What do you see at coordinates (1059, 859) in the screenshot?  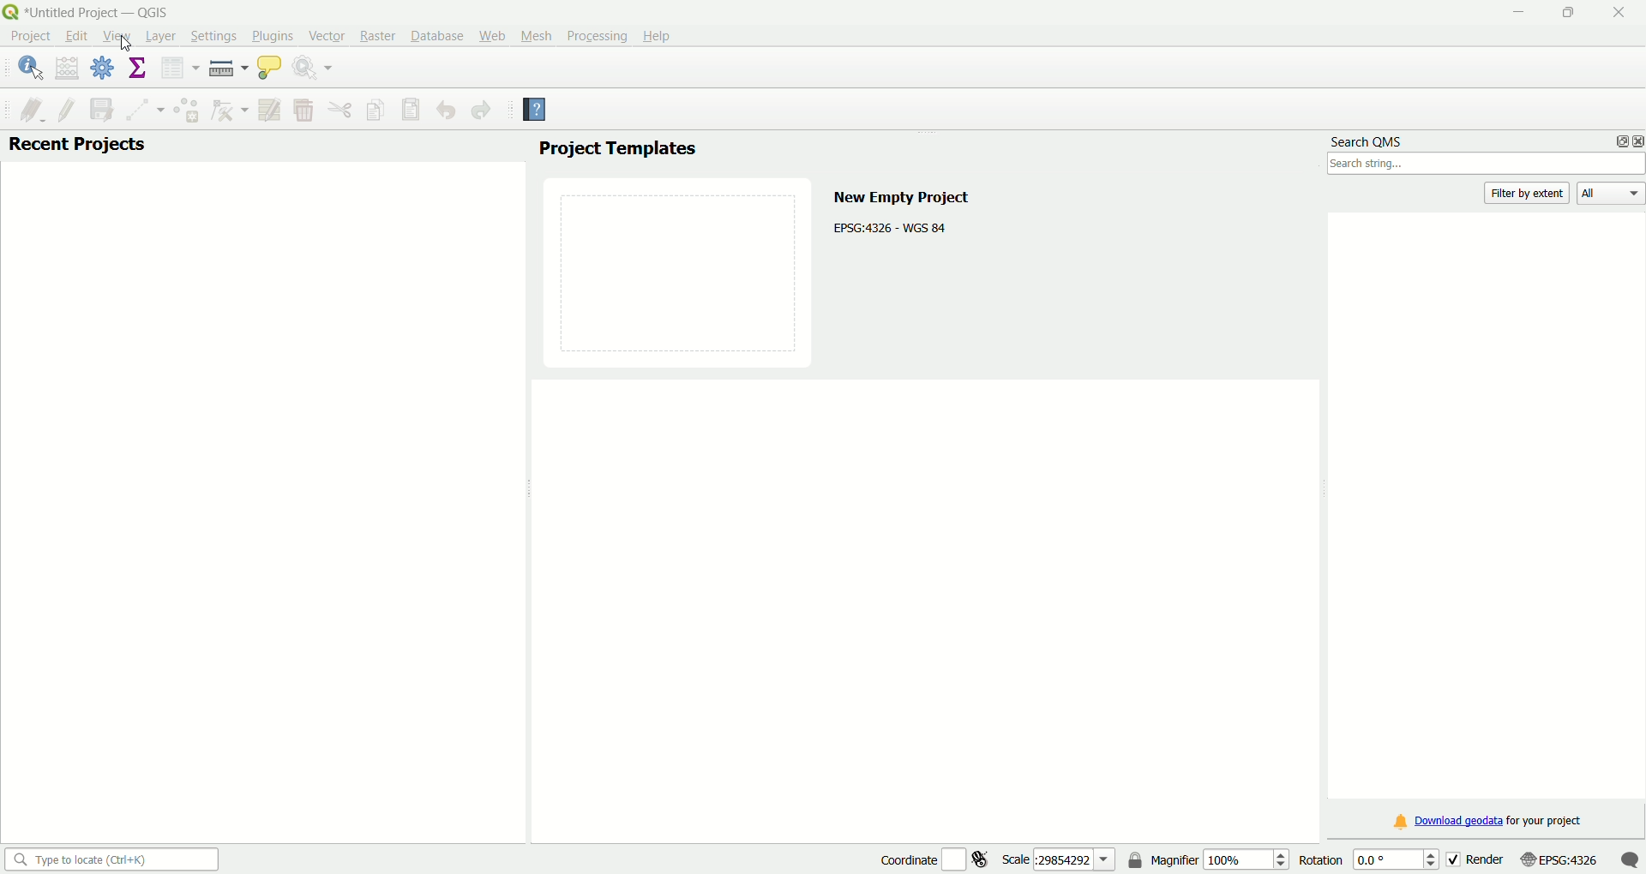 I see `scale` at bounding box center [1059, 859].